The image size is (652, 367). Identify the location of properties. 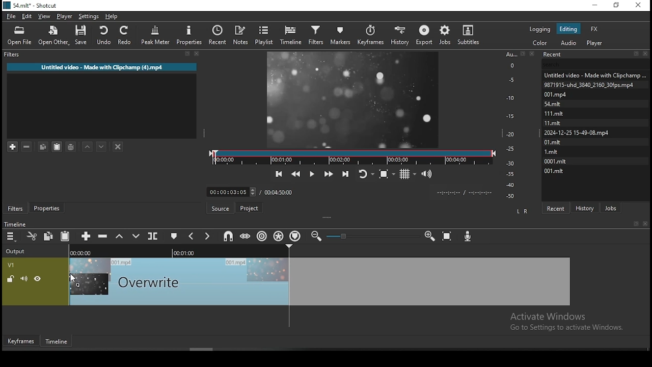
(191, 36).